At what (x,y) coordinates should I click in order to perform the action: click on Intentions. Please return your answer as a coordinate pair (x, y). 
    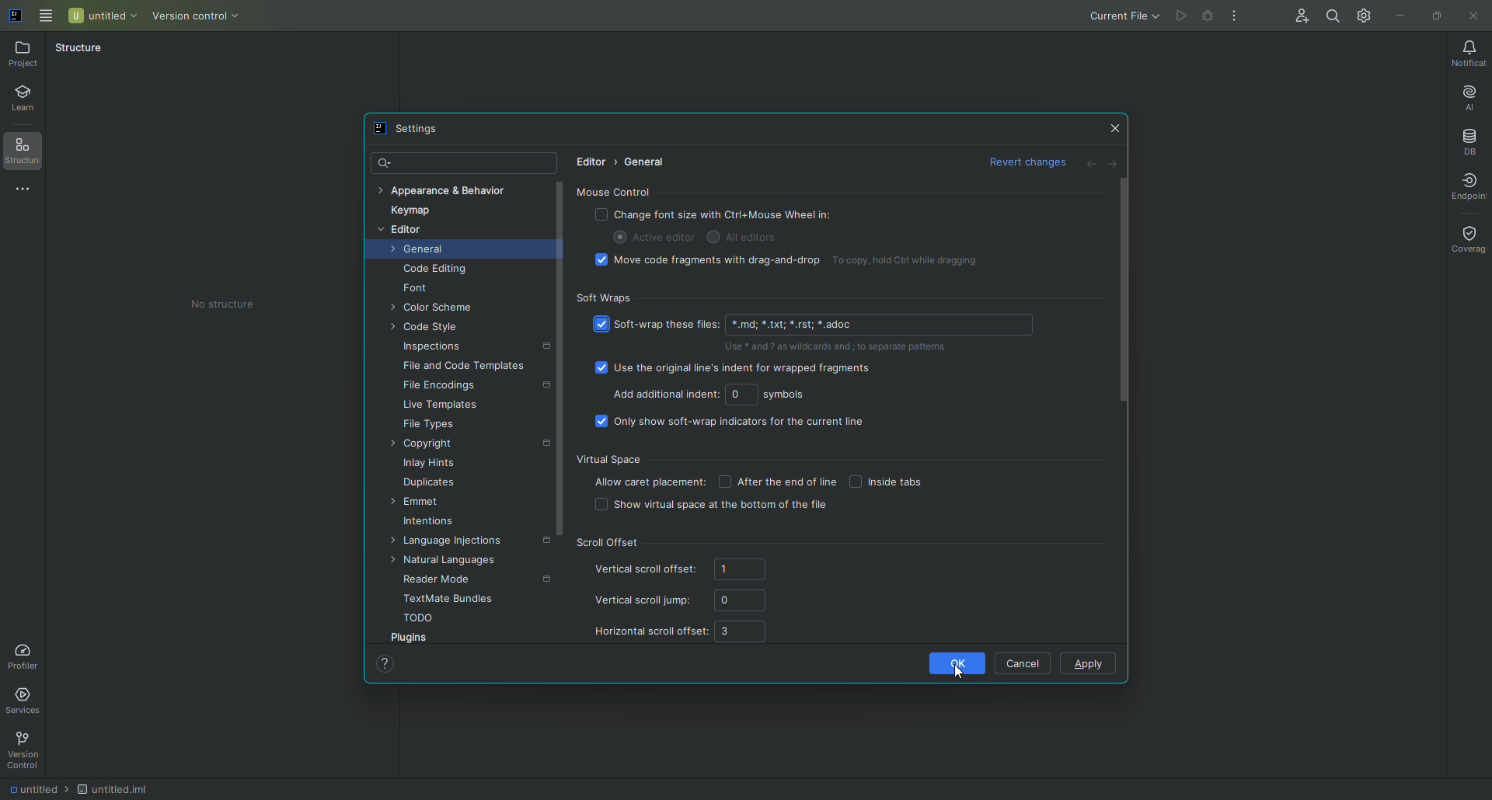
    Looking at the image, I should click on (432, 524).